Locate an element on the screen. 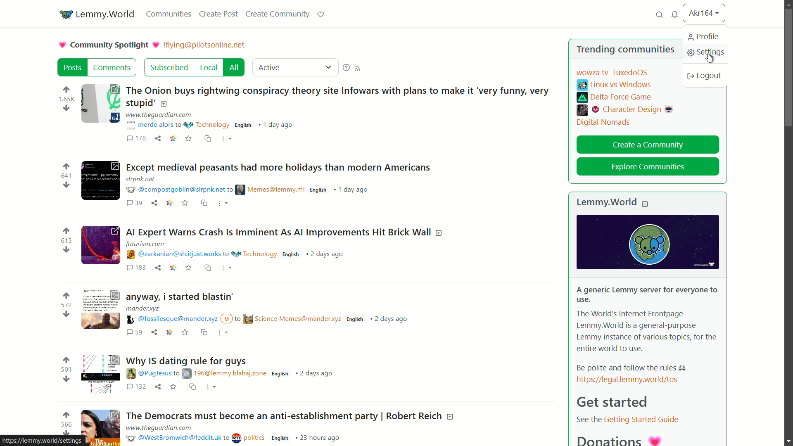  picture is located at coordinates (63, 45).